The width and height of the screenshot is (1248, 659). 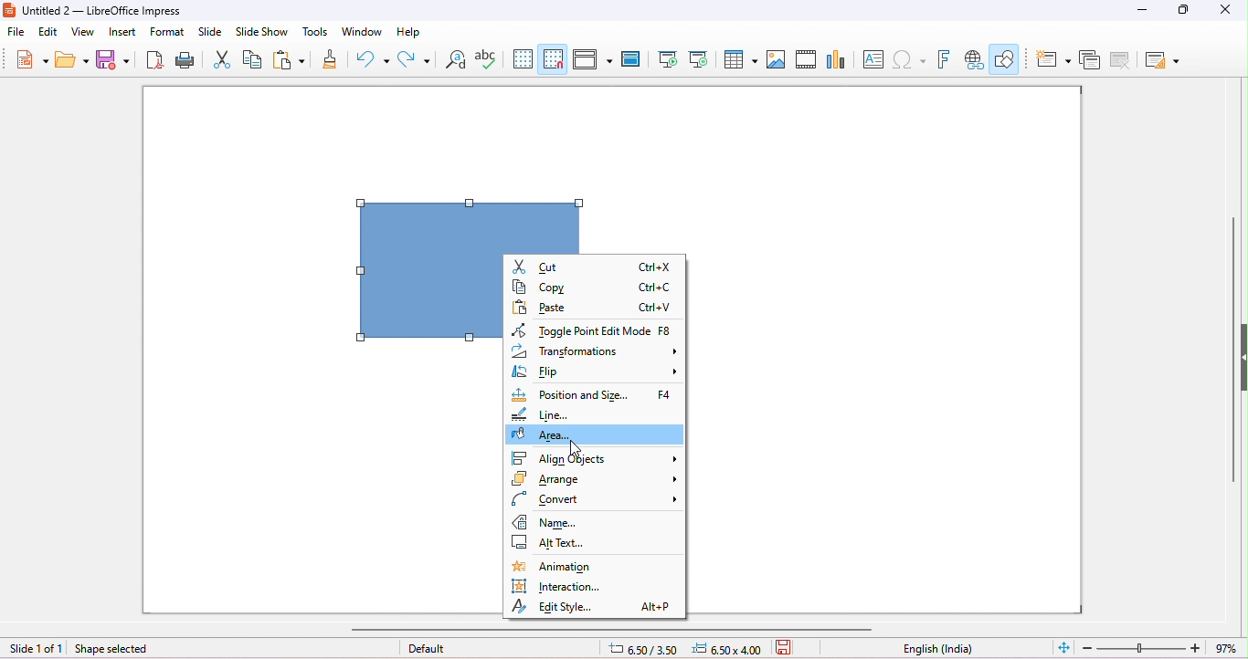 I want to click on minimize, so click(x=1143, y=10).